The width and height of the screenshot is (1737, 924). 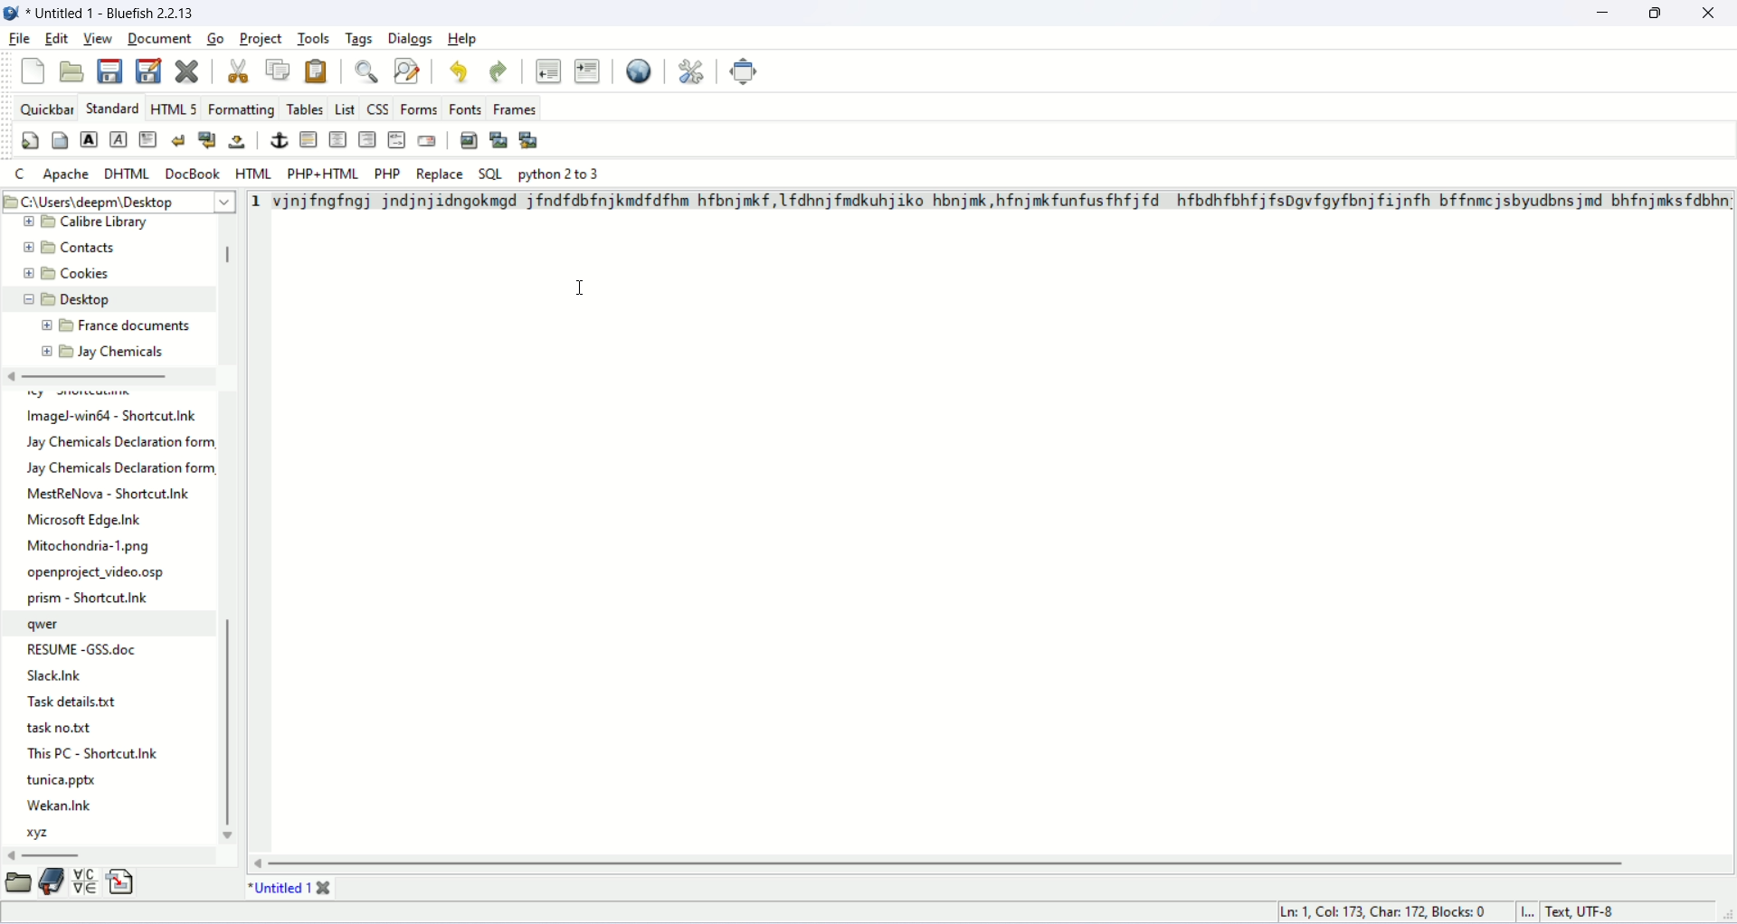 I want to click on browse file, so click(x=22, y=884).